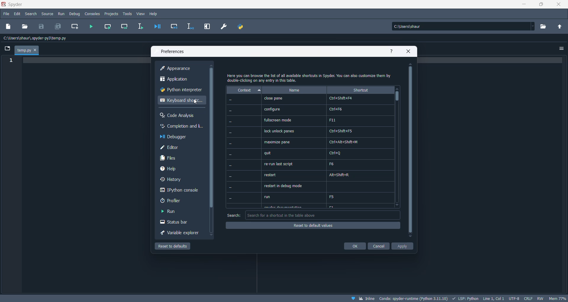 This screenshot has width=568, height=302. Describe the element at coordinates (112, 14) in the screenshot. I see `projects` at that location.